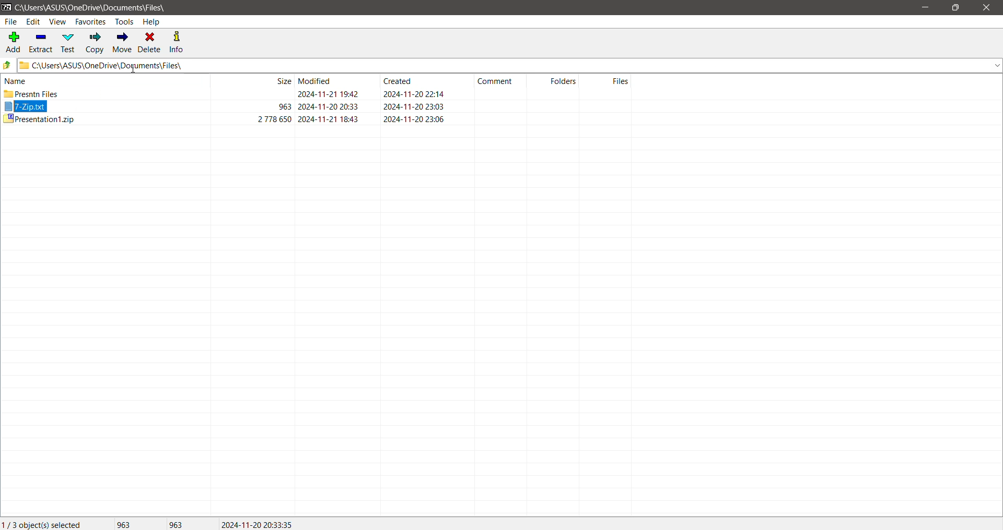 The height and width of the screenshot is (530, 1003). I want to click on Move Up one level, so click(7, 66).